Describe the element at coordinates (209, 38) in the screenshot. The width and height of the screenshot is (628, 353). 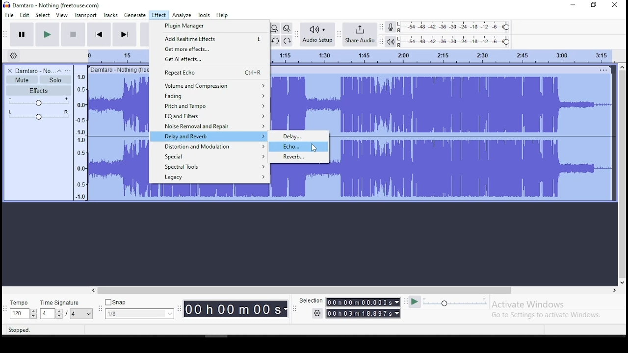
I see `add realtime effects` at that location.